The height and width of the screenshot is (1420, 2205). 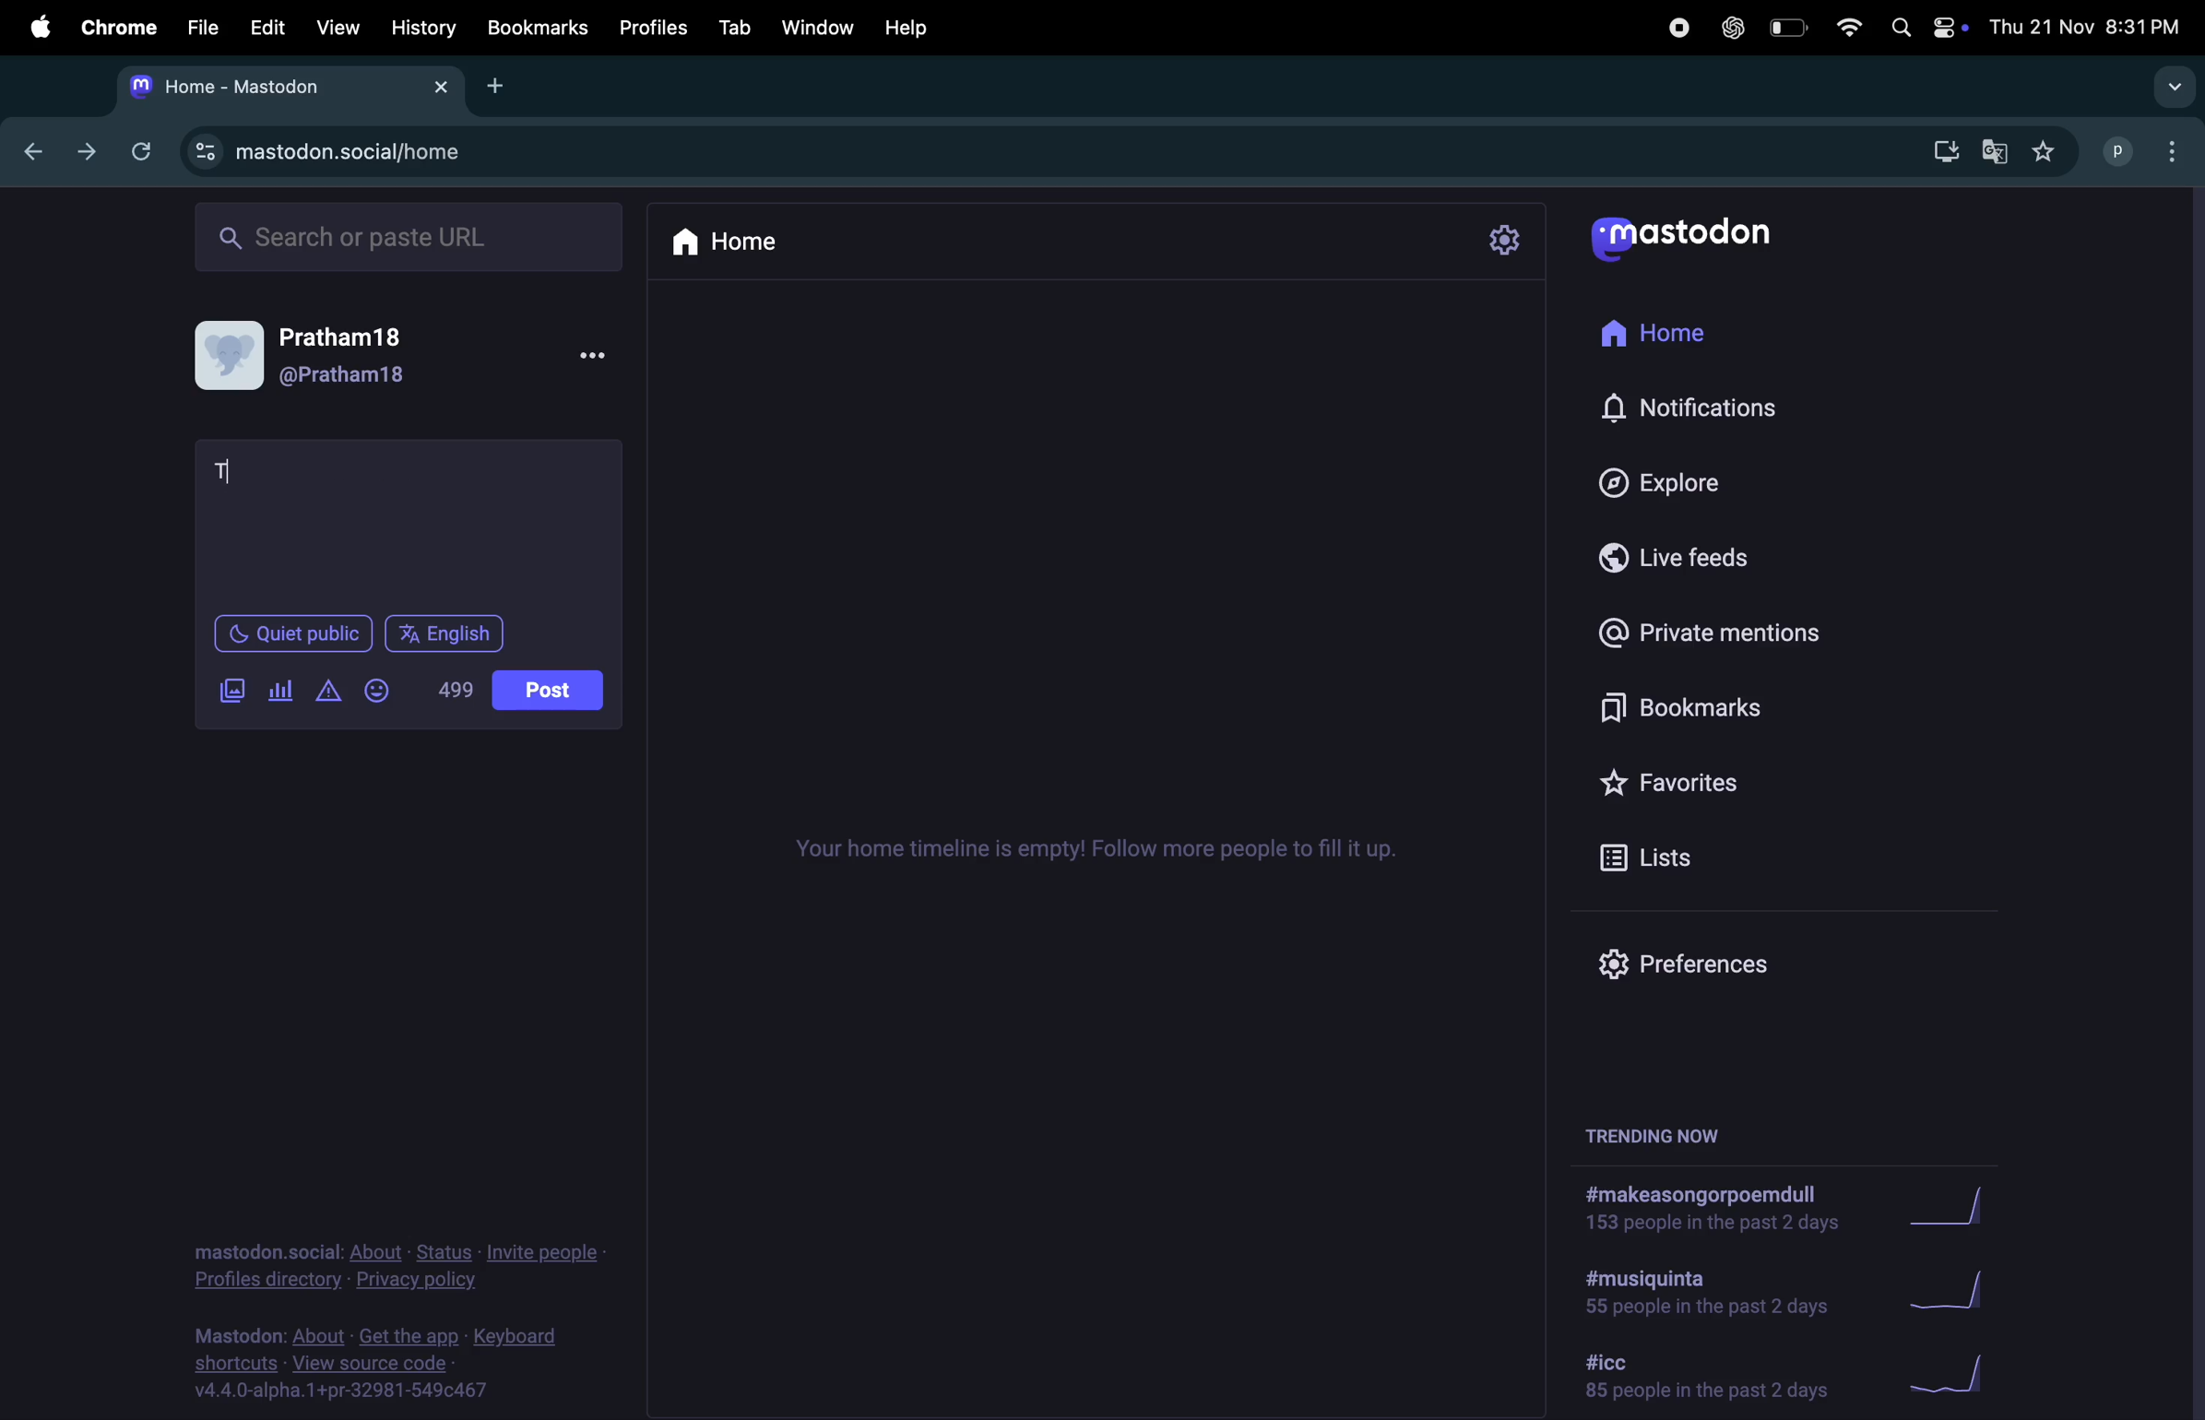 What do you see at coordinates (1851, 31) in the screenshot?
I see `wifi` at bounding box center [1851, 31].